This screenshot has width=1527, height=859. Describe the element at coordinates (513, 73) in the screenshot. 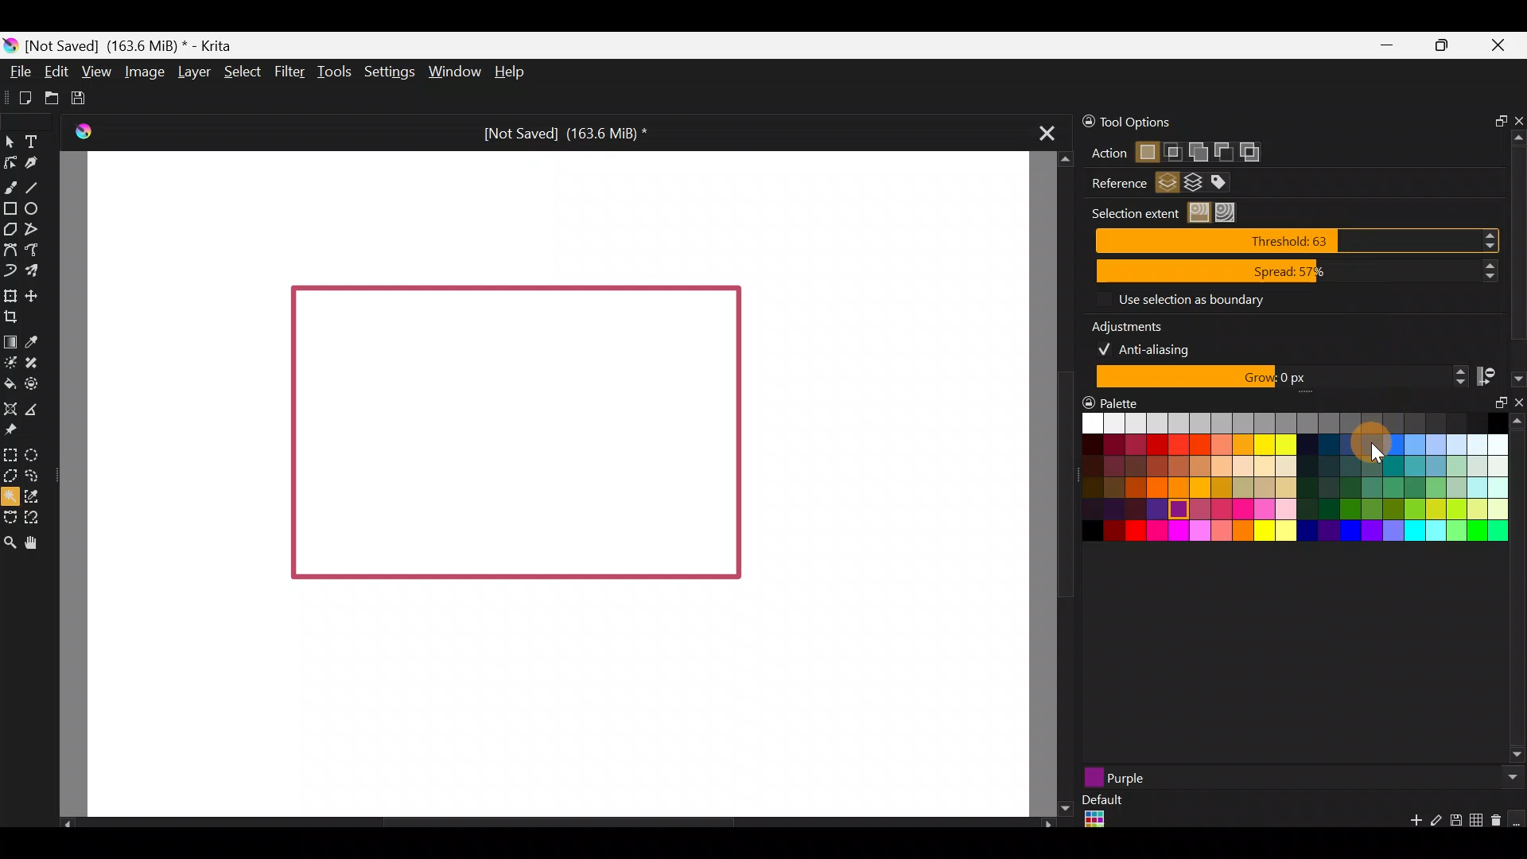

I see `Help` at that location.